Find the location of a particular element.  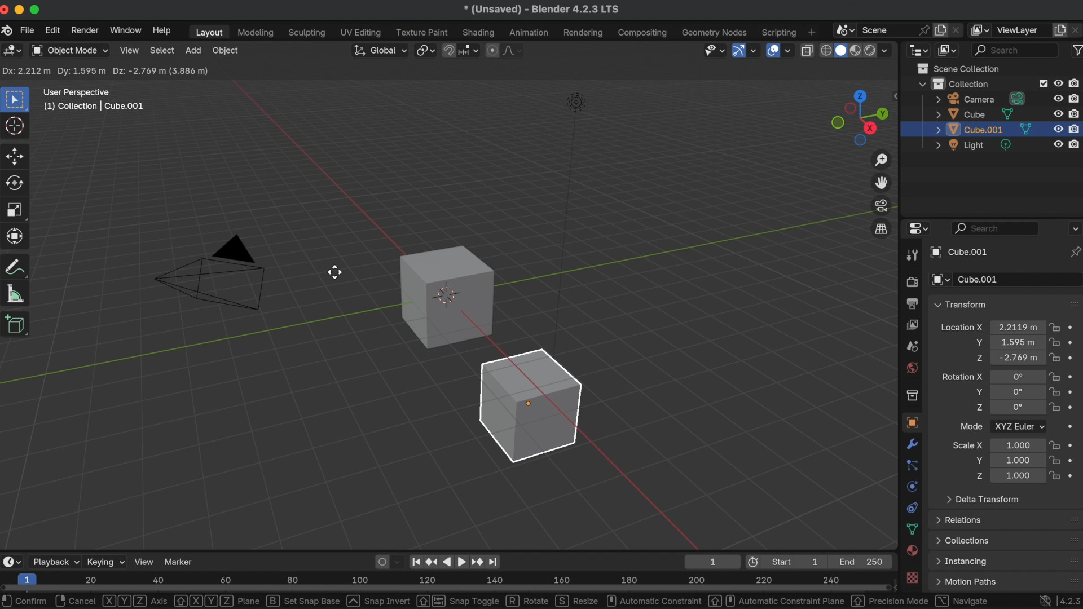

rotation Z is located at coordinates (979, 409).